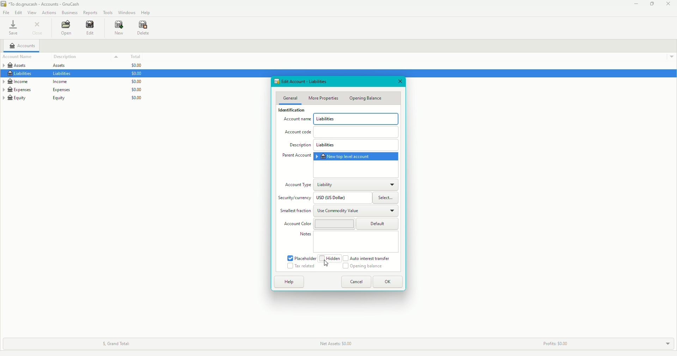 The image size is (677, 356). I want to click on Expenses, so click(36, 90).